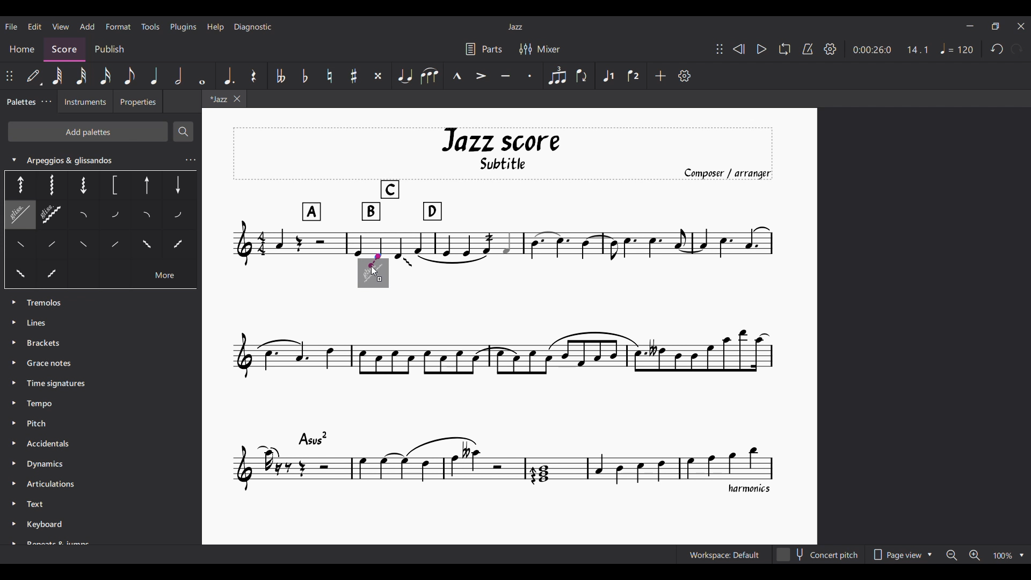 The width and height of the screenshot is (1031, 580). I want to click on Toggle flat, so click(305, 76).